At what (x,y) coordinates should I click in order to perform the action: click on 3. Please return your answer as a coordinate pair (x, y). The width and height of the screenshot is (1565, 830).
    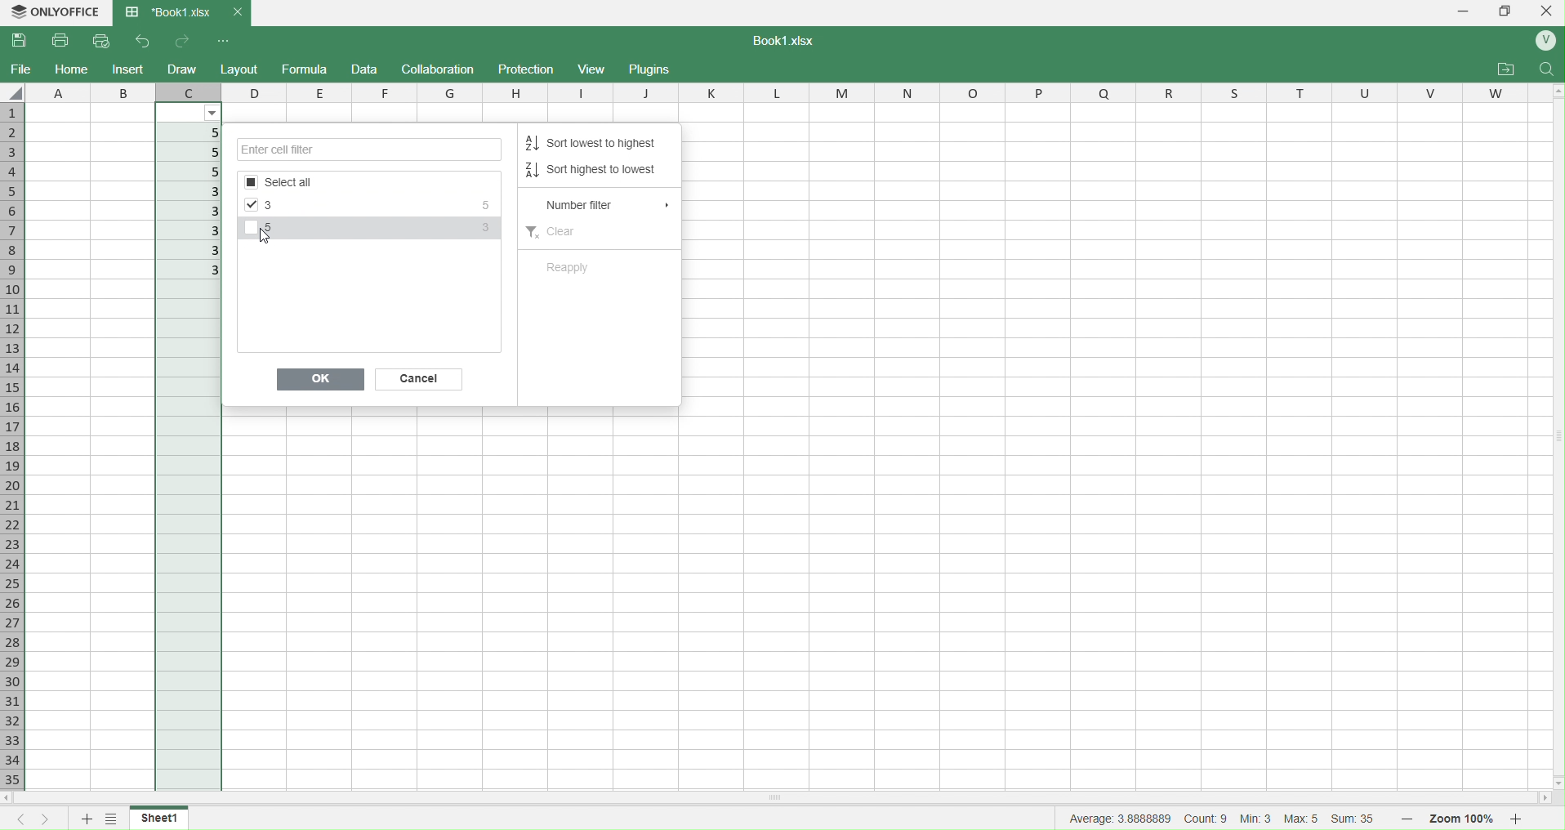
    Looking at the image, I should click on (484, 230).